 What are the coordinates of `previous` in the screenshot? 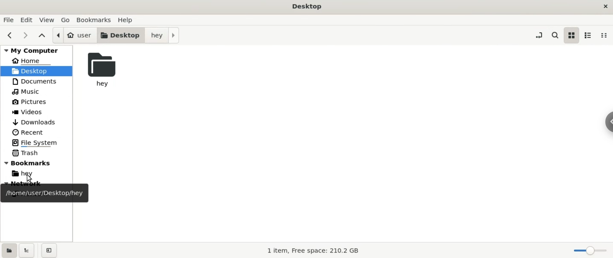 It's located at (9, 36).